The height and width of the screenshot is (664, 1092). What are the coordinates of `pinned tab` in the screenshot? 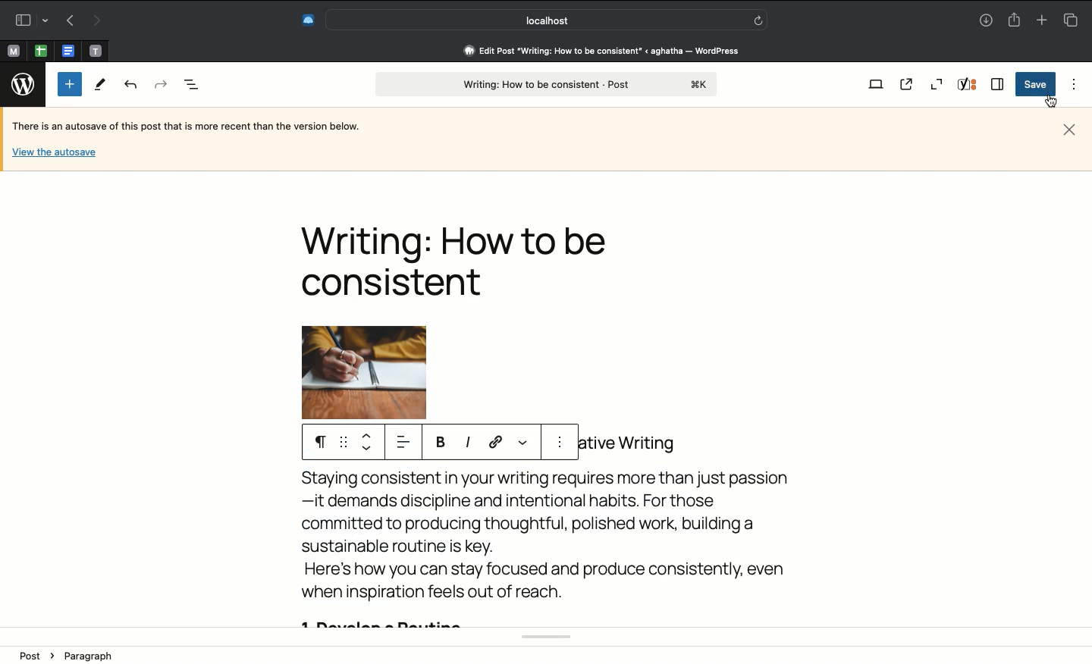 It's located at (97, 49).